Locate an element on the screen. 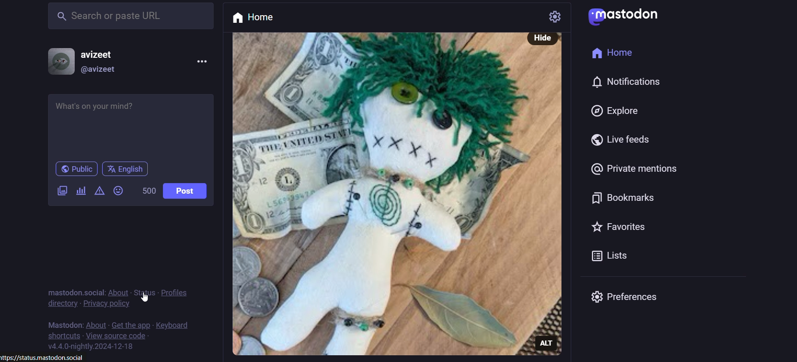  get the app is located at coordinates (130, 323).